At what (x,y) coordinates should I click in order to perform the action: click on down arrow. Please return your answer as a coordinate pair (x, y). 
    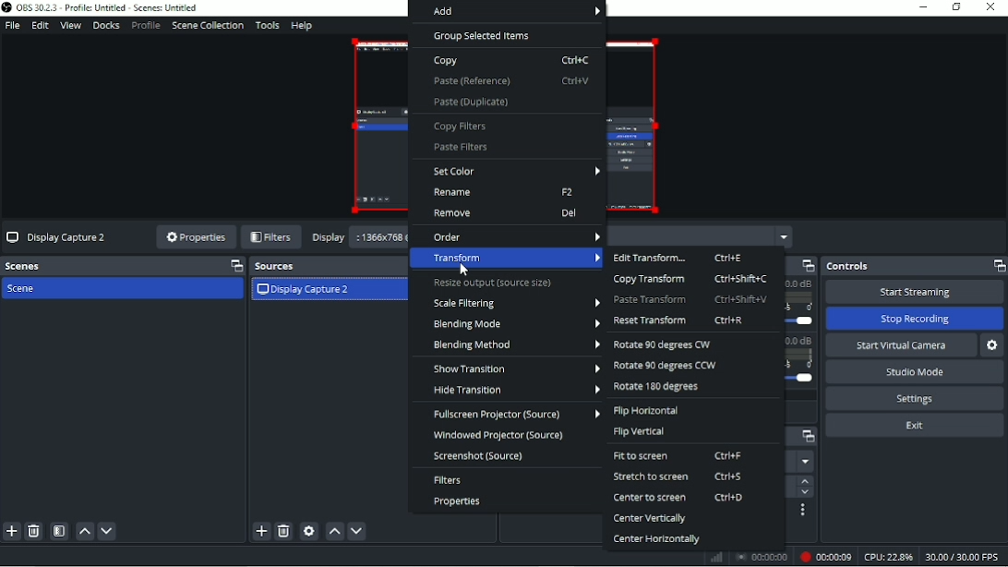
    Looking at the image, I should click on (804, 493).